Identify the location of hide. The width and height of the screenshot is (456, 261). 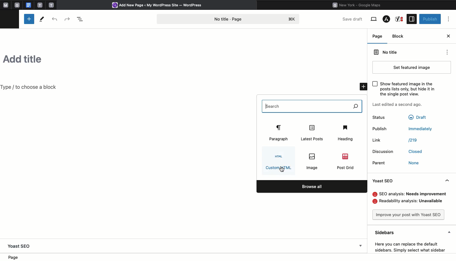
(450, 180).